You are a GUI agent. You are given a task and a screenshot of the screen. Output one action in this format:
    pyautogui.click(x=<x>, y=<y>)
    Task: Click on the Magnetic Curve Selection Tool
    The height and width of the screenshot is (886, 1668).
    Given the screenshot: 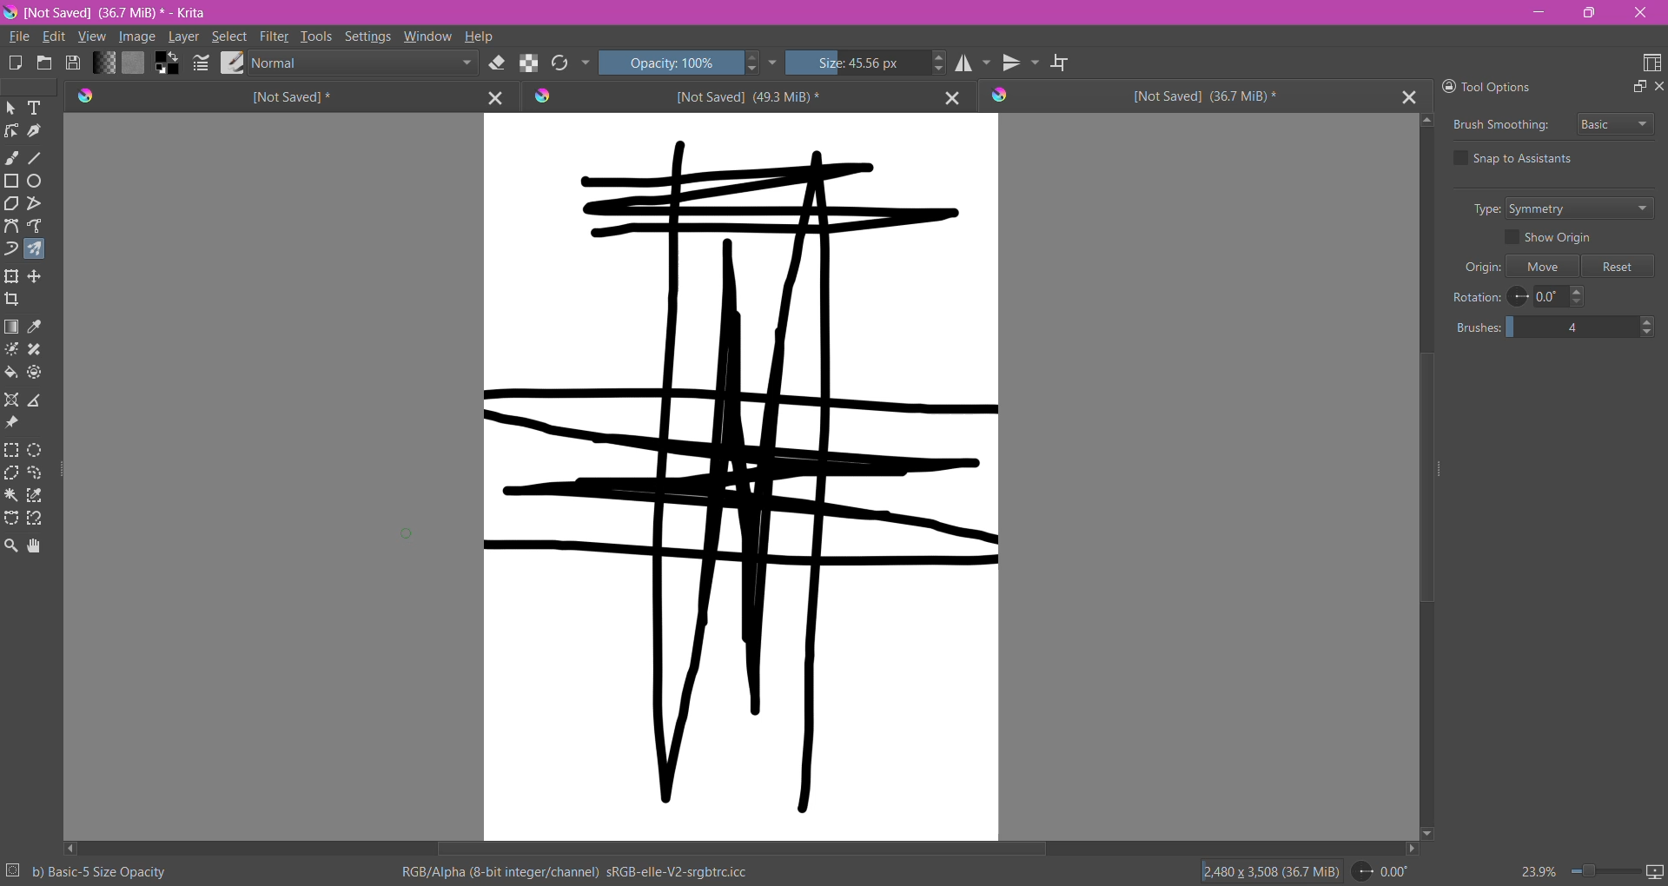 What is the action you would take?
    pyautogui.click(x=35, y=519)
    